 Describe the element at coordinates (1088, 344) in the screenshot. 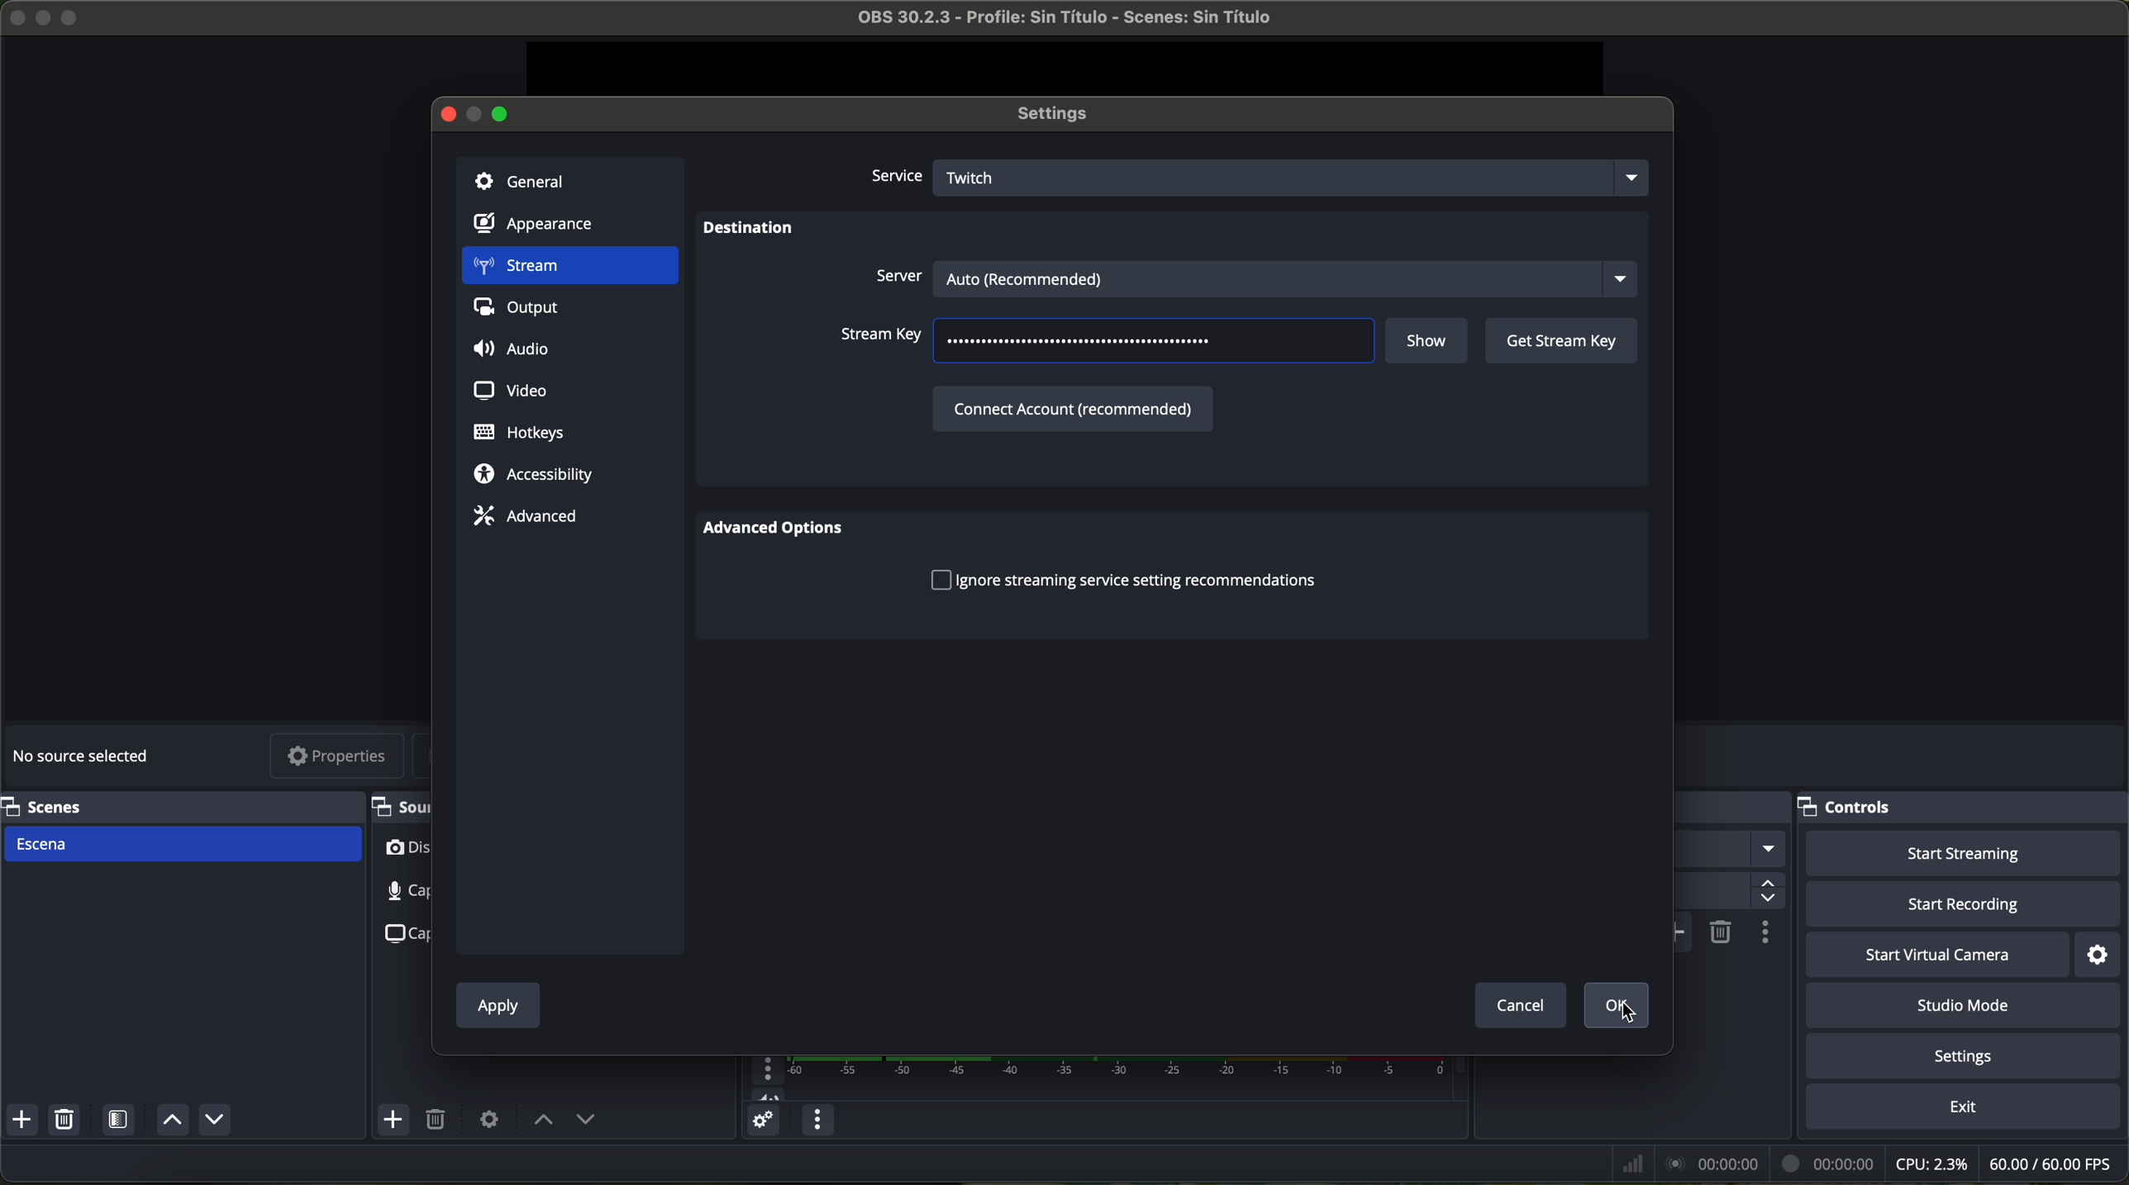

I see `password` at that location.